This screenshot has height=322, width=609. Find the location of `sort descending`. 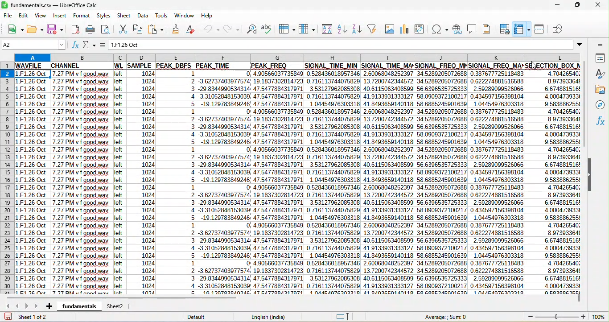

sort descending is located at coordinates (357, 28).